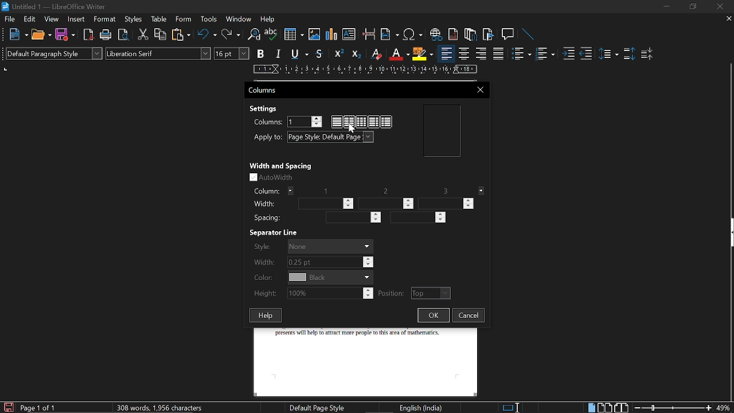  I want to click on Center, so click(464, 54).